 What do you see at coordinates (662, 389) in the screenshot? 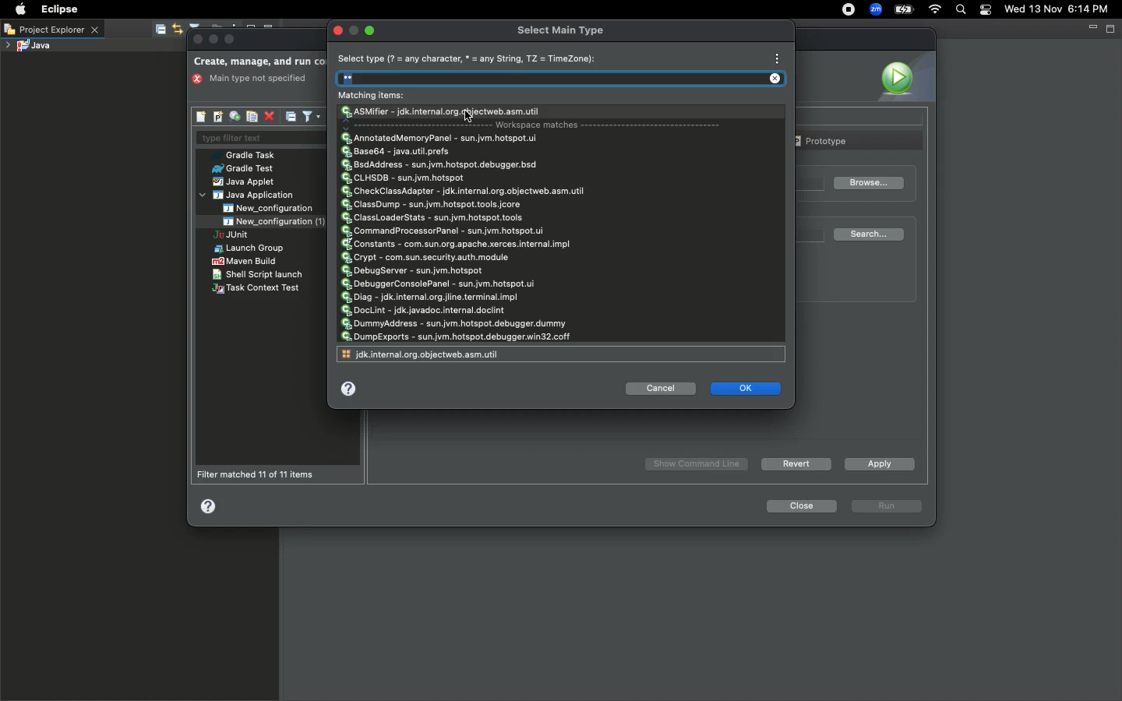
I see `Cancel` at bounding box center [662, 389].